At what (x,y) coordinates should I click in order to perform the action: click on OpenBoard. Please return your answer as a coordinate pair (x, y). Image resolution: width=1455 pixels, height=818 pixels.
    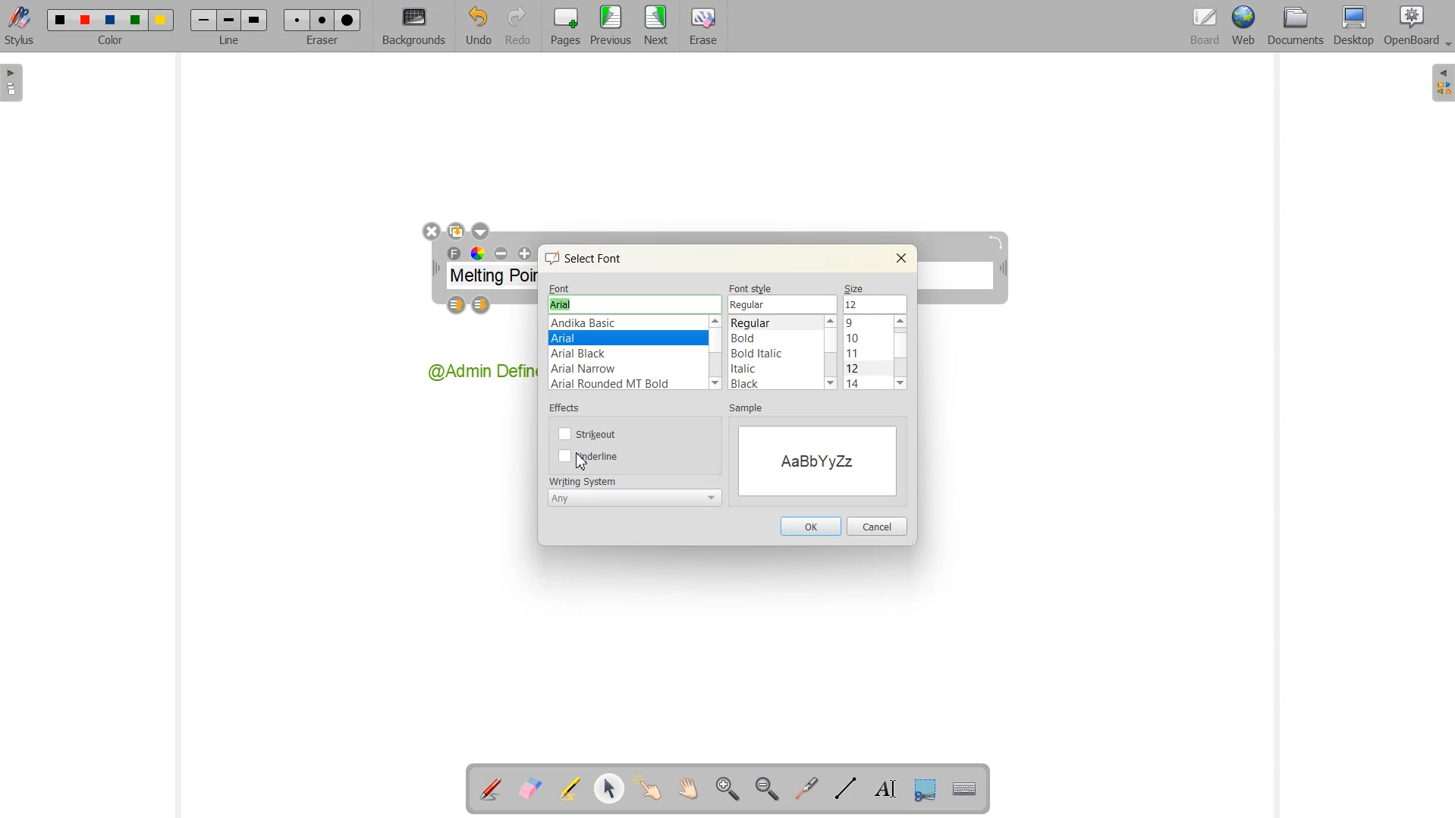
    Looking at the image, I should click on (1410, 27).